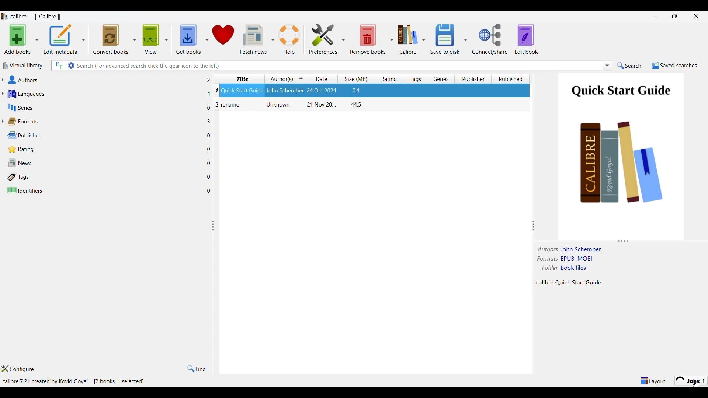 The image size is (708, 398). What do you see at coordinates (322, 79) in the screenshot?
I see `Date column` at bounding box center [322, 79].